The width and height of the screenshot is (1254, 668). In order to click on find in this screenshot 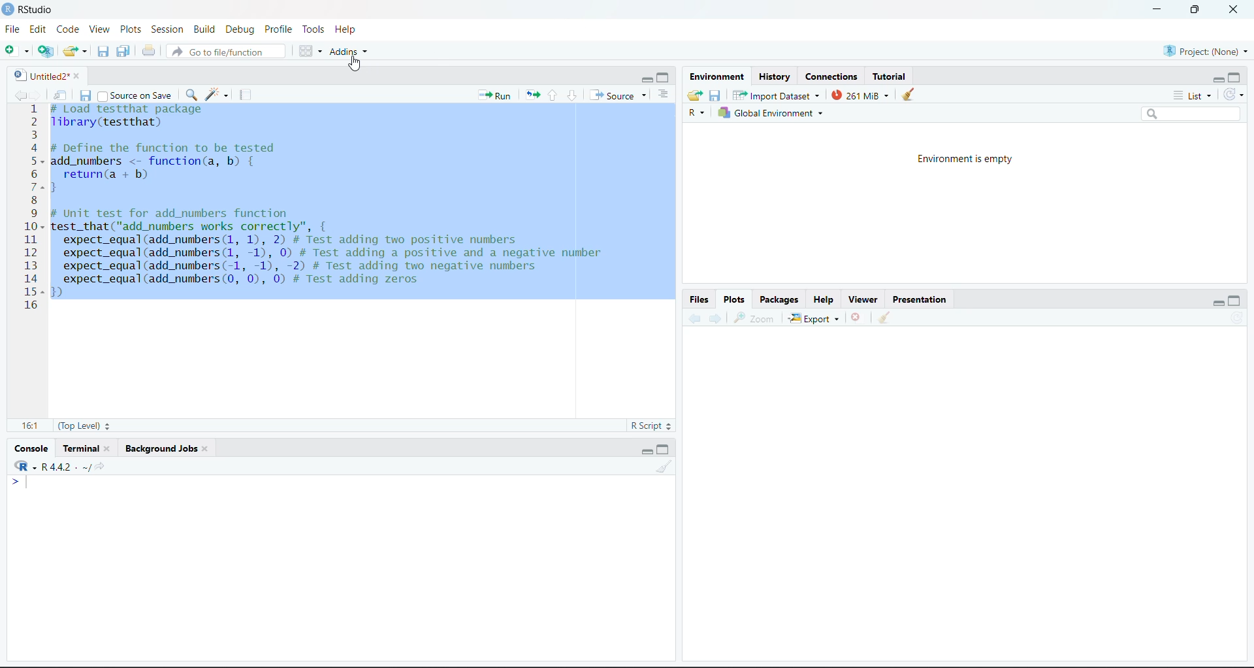, I will do `click(191, 94)`.